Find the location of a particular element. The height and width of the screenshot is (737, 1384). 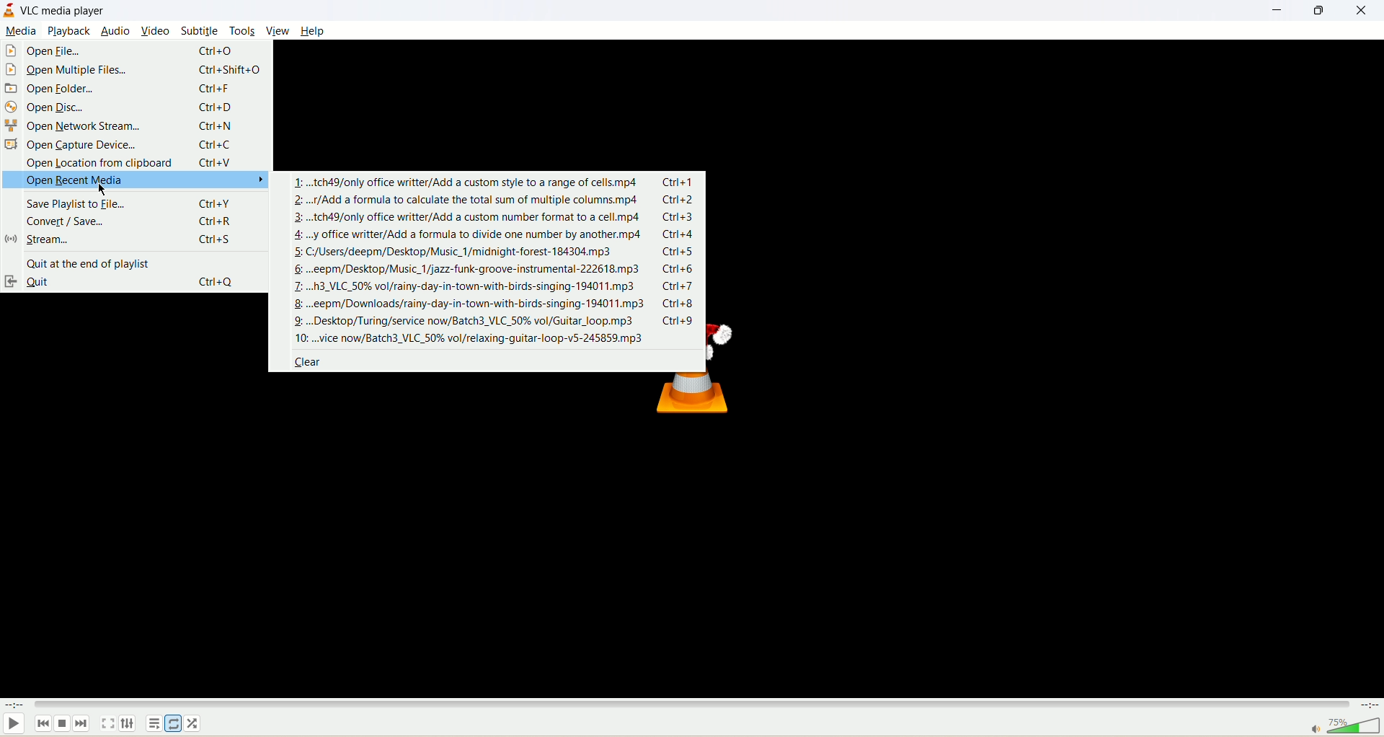

close is located at coordinates (1359, 14).